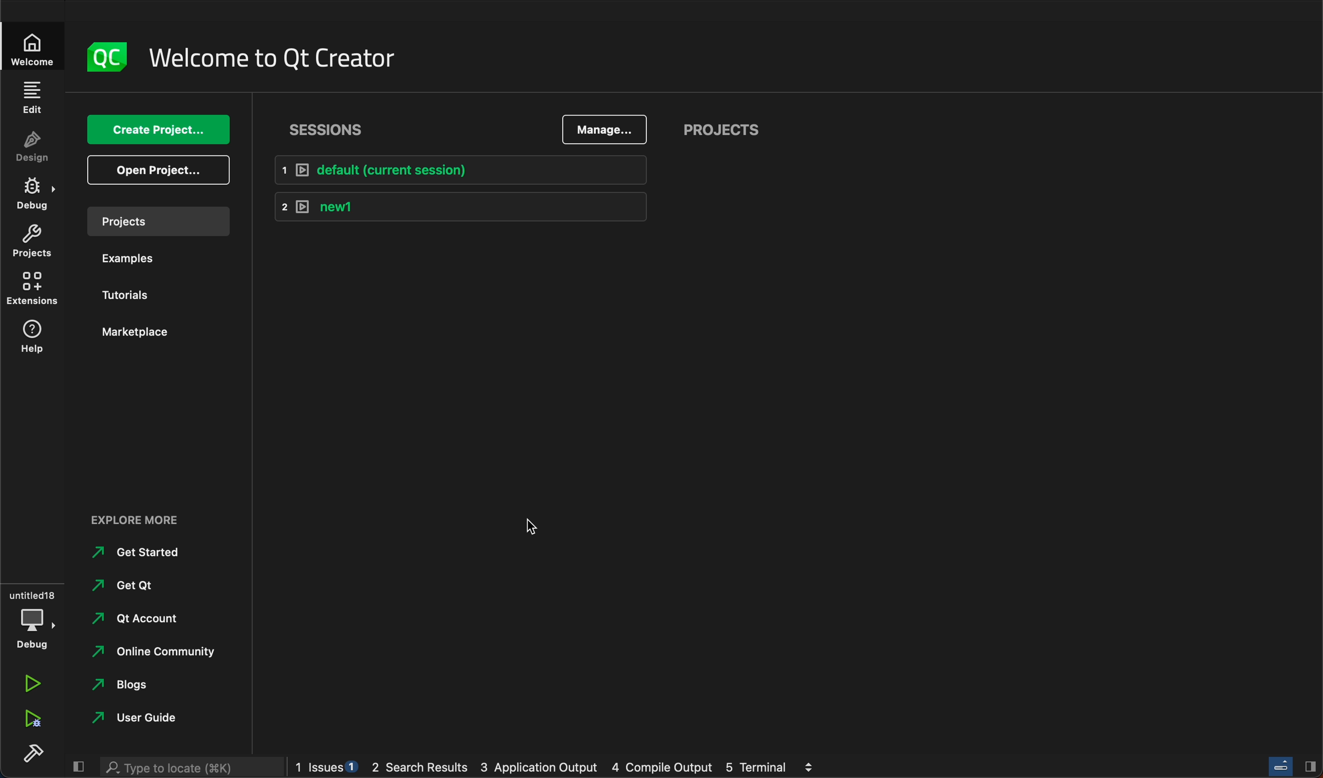 The image size is (1323, 778). What do you see at coordinates (160, 169) in the screenshot?
I see `open` at bounding box center [160, 169].